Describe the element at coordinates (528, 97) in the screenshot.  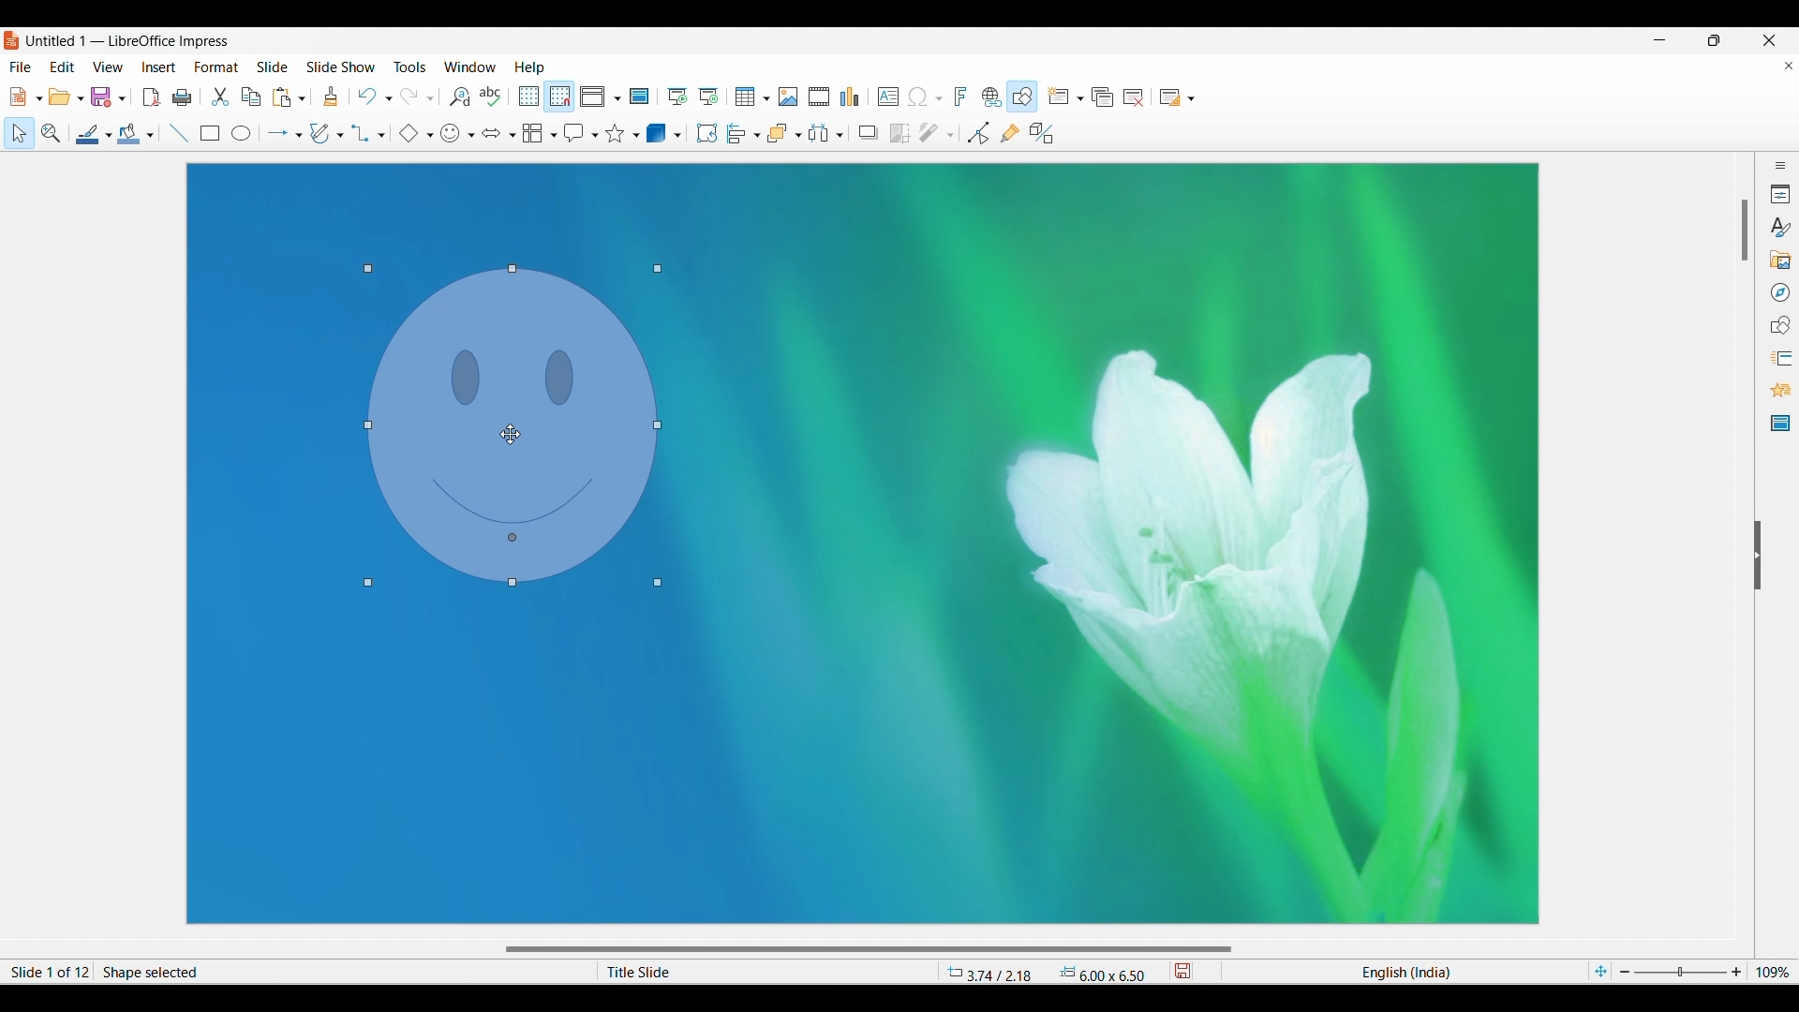
I see `Display grid` at that location.